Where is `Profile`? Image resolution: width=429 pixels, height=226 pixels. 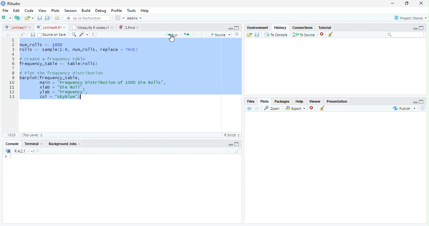 Profile is located at coordinates (117, 10).